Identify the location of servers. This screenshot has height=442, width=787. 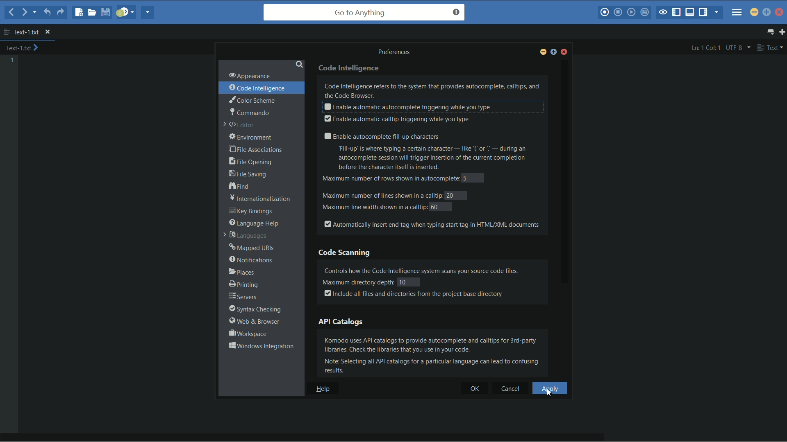
(243, 297).